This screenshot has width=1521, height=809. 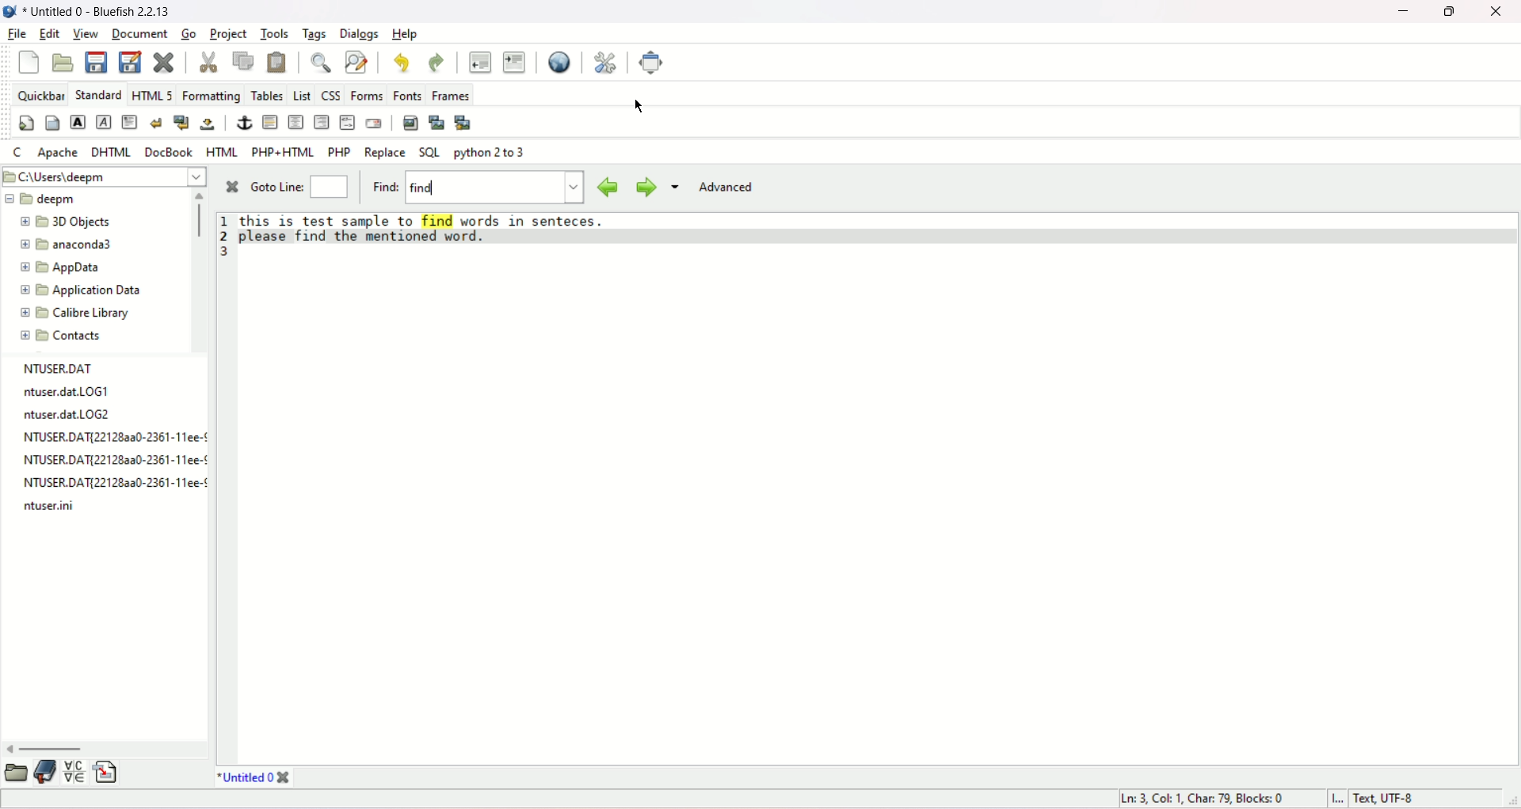 What do you see at coordinates (274, 32) in the screenshot?
I see `tools` at bounding box center [274, 32].